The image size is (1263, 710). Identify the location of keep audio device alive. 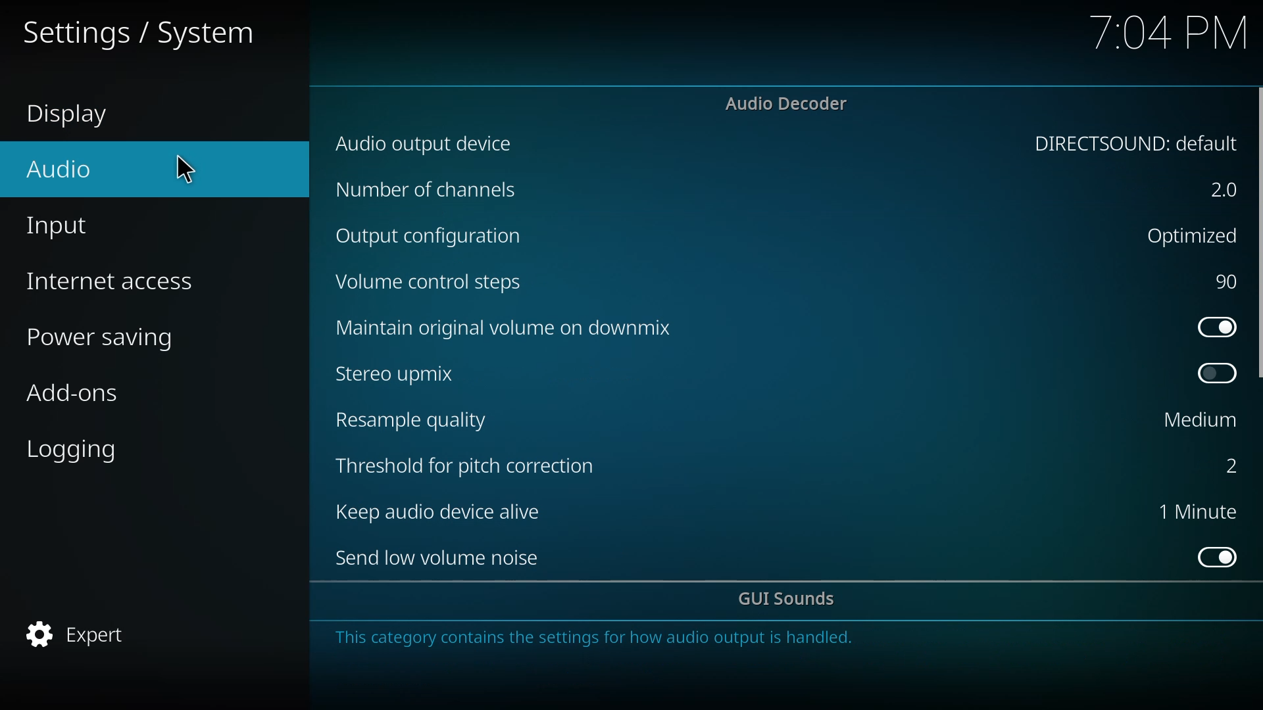
(447, 512).